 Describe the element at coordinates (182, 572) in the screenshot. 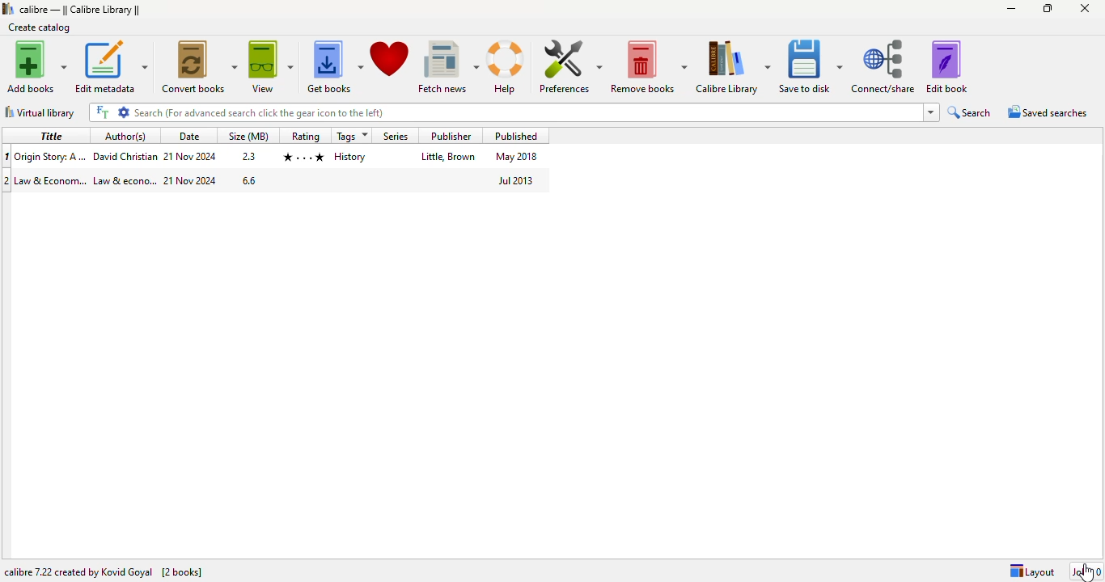

I see `[2 books]` at that location.